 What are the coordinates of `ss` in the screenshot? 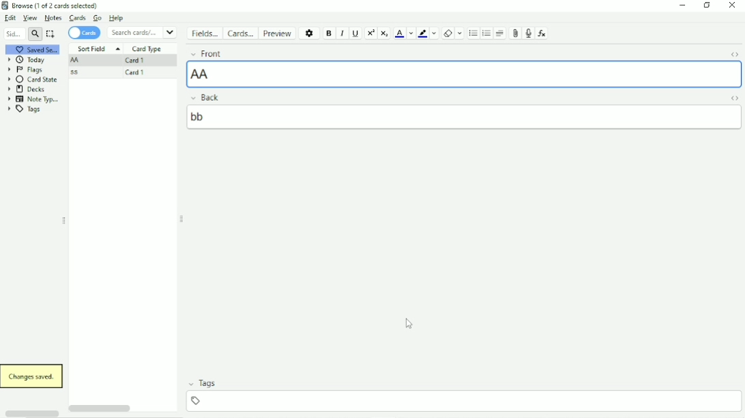 It's located at (78, 72).